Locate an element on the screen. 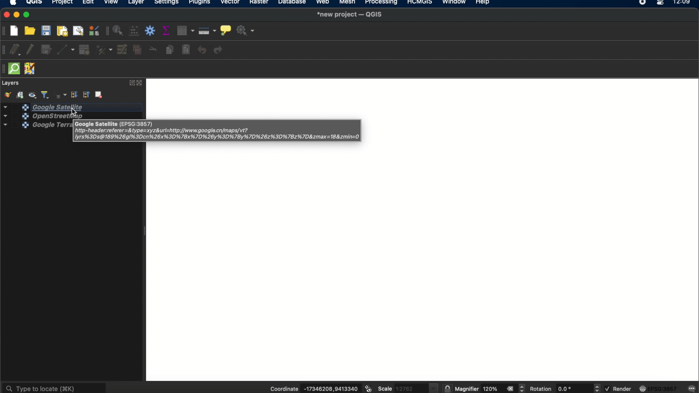 Image resolution: width=699 pixels, height=393 pixels. paste features is located at coordinates (187, 50).